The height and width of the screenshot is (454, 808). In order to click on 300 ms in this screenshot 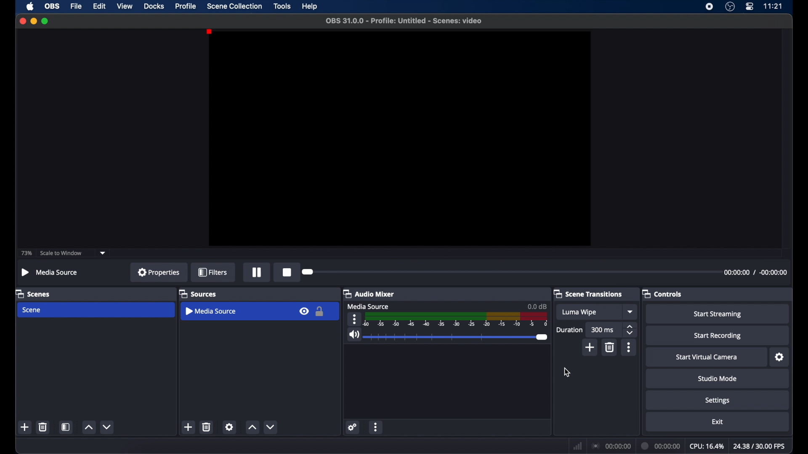, I will do `click(603, 330)`.